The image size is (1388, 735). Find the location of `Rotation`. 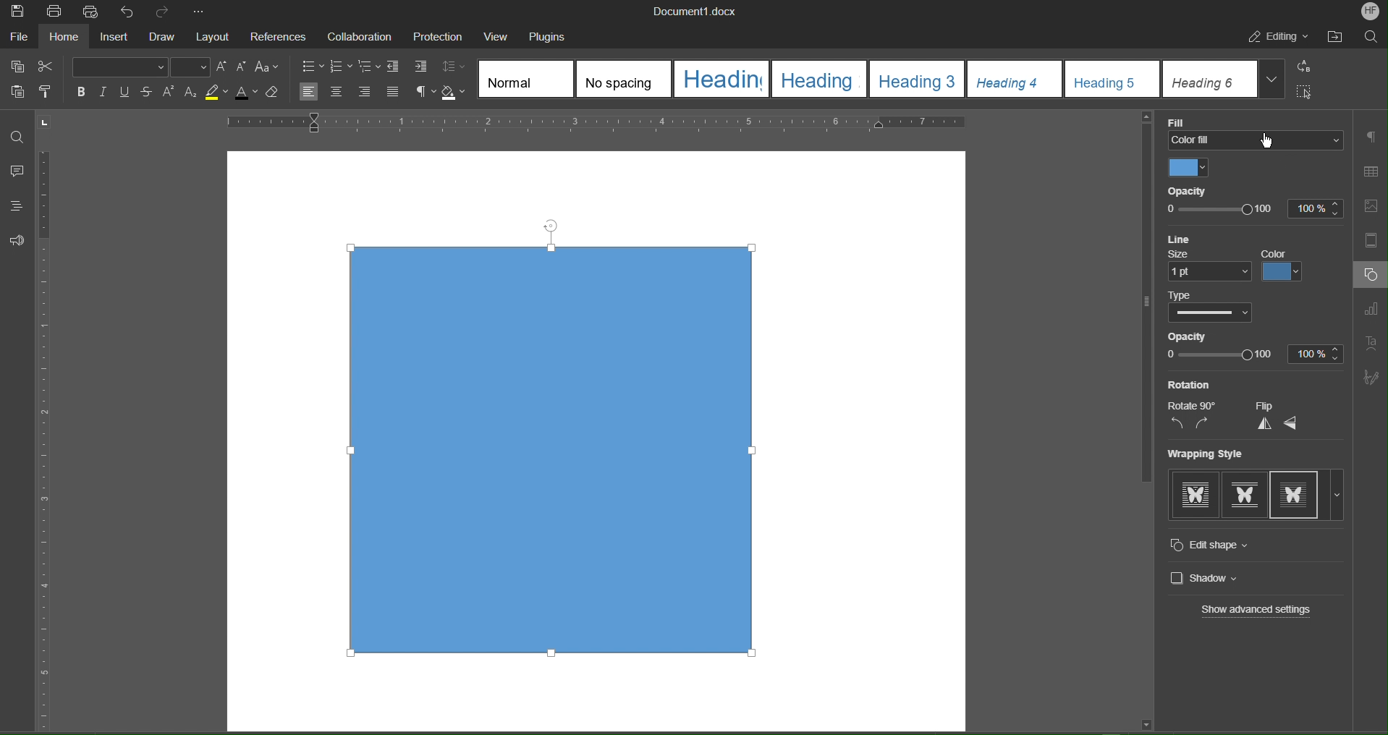

Rotation is located at coordinates (1191, 384).